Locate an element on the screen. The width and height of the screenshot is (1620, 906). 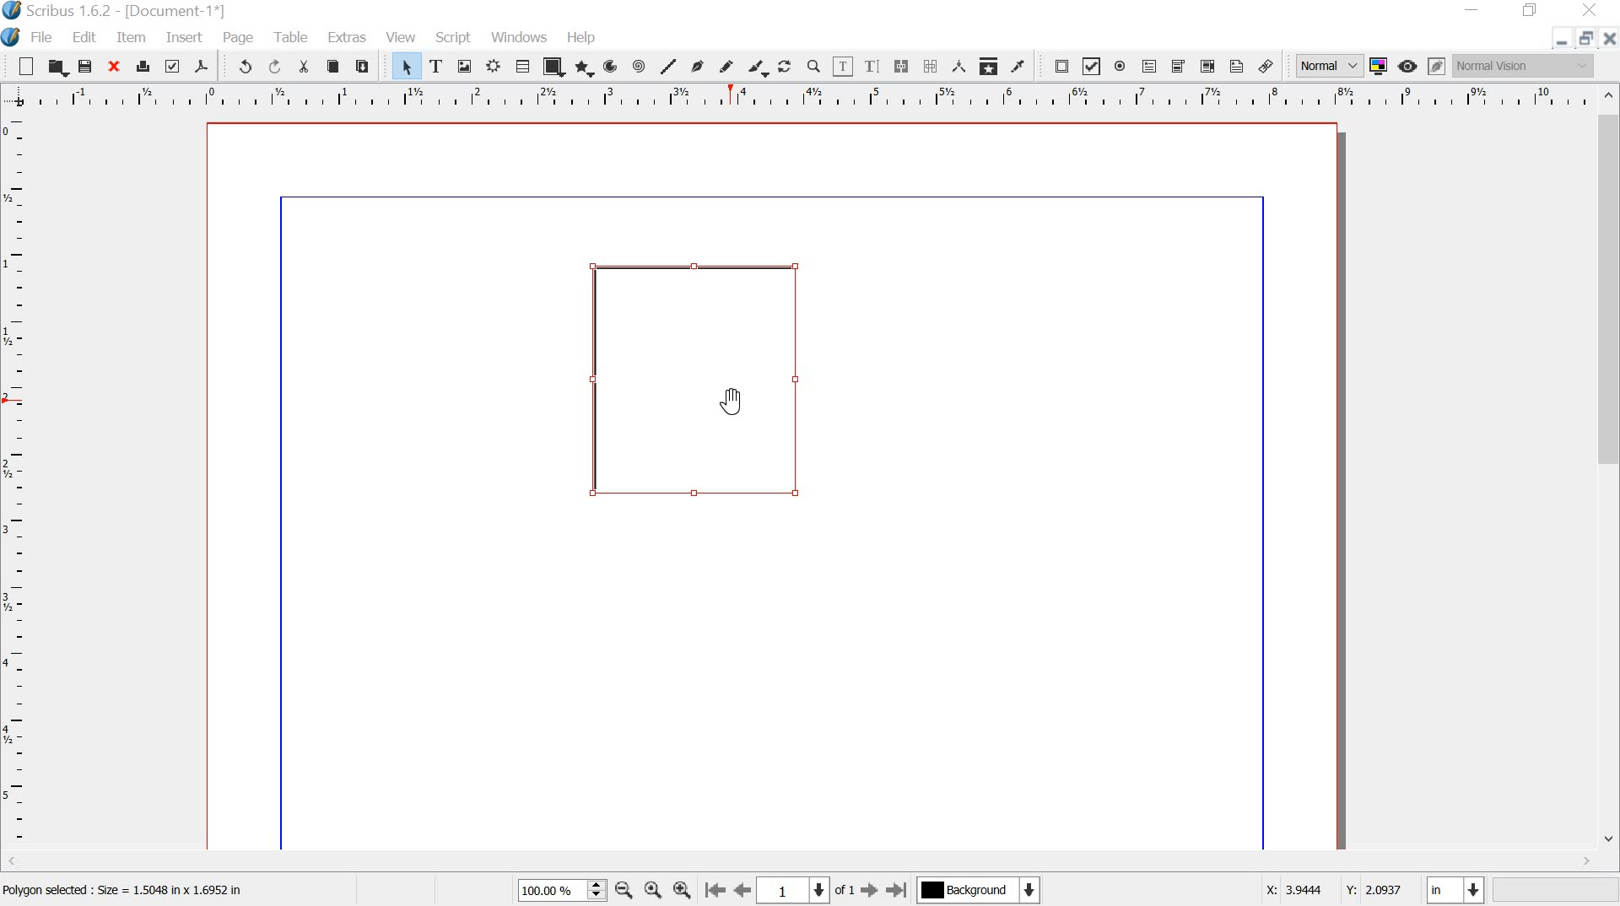
zoom out is located at coordinates (624, 889).